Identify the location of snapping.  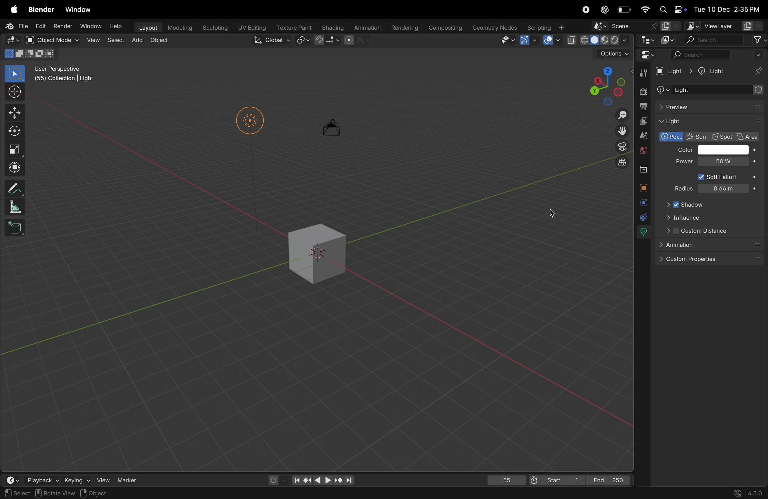
(328, 40).